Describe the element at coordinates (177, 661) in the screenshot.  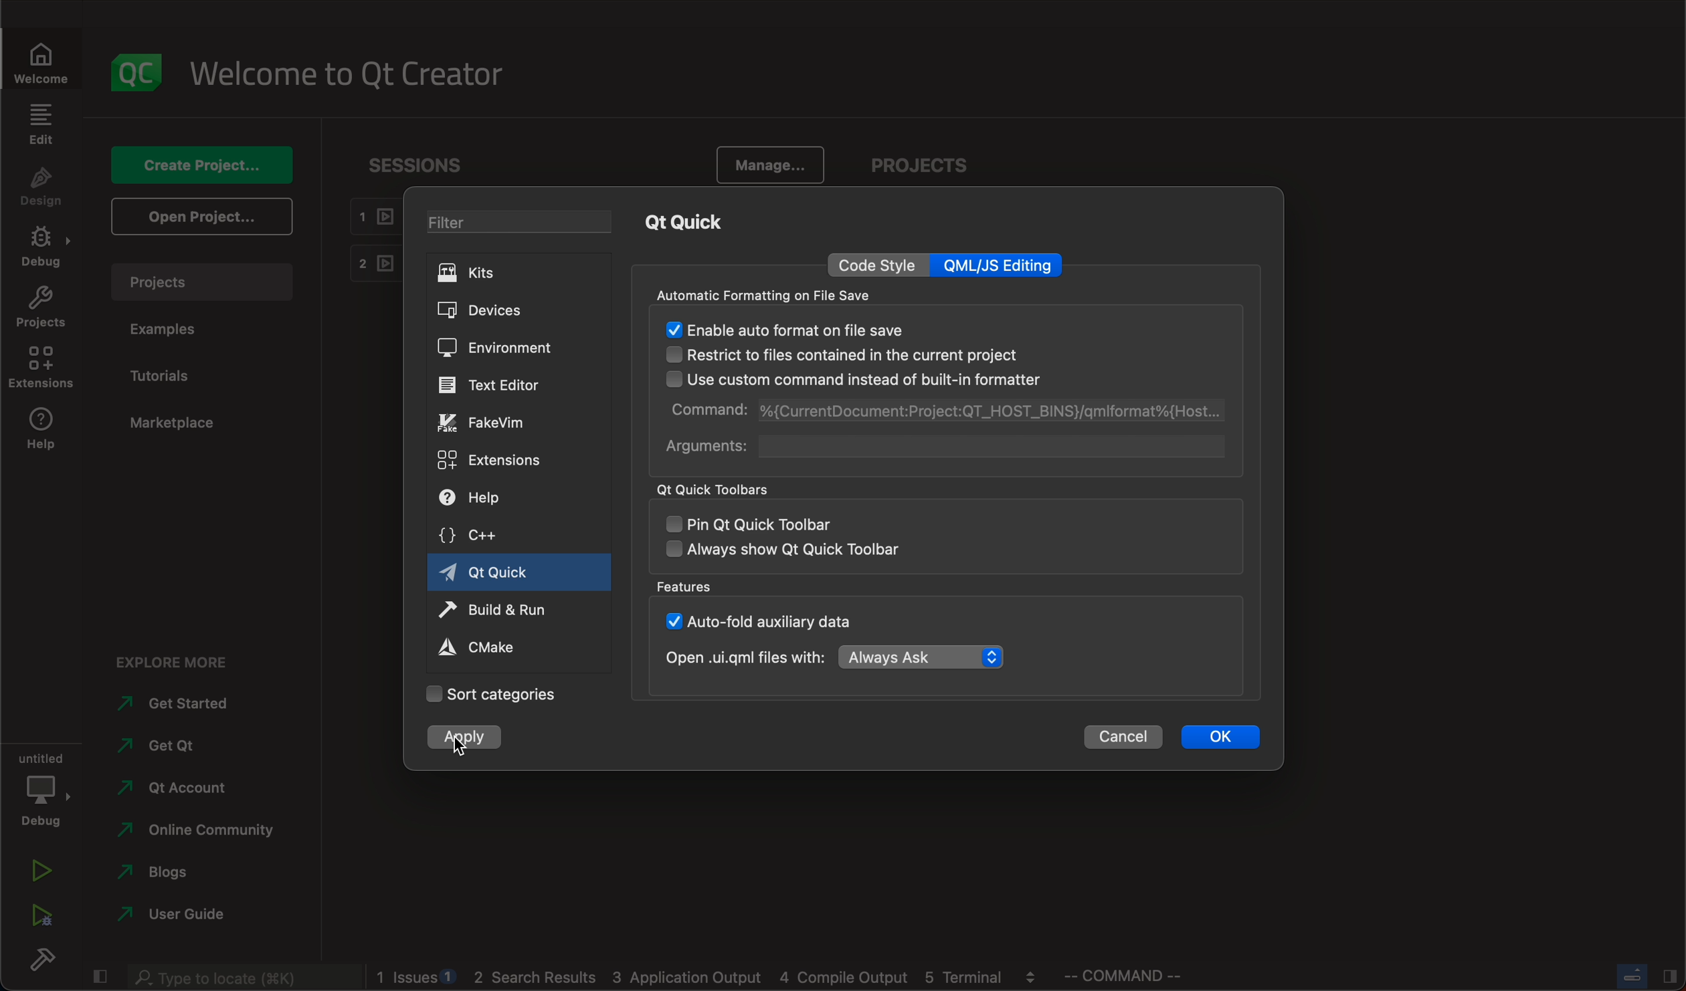
I see `explore` at that location.